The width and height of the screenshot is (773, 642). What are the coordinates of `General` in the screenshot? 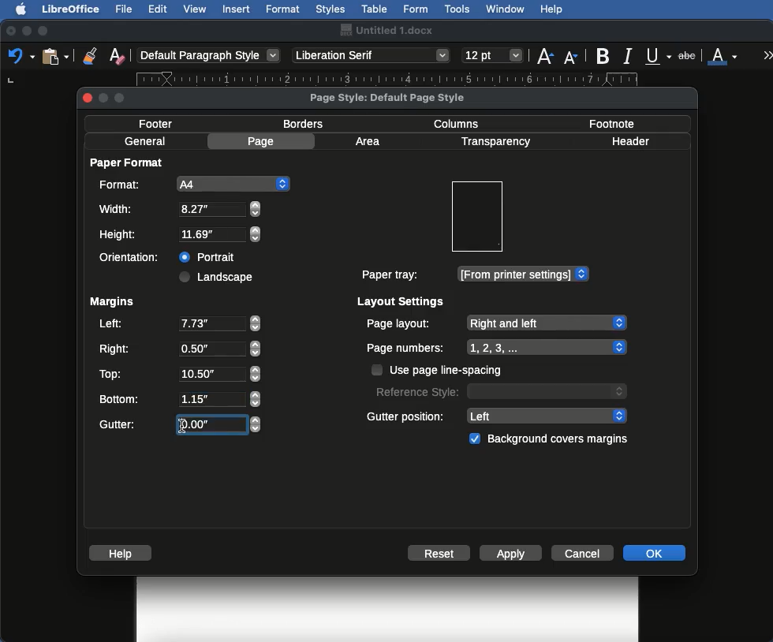 It's located at (145, 141).